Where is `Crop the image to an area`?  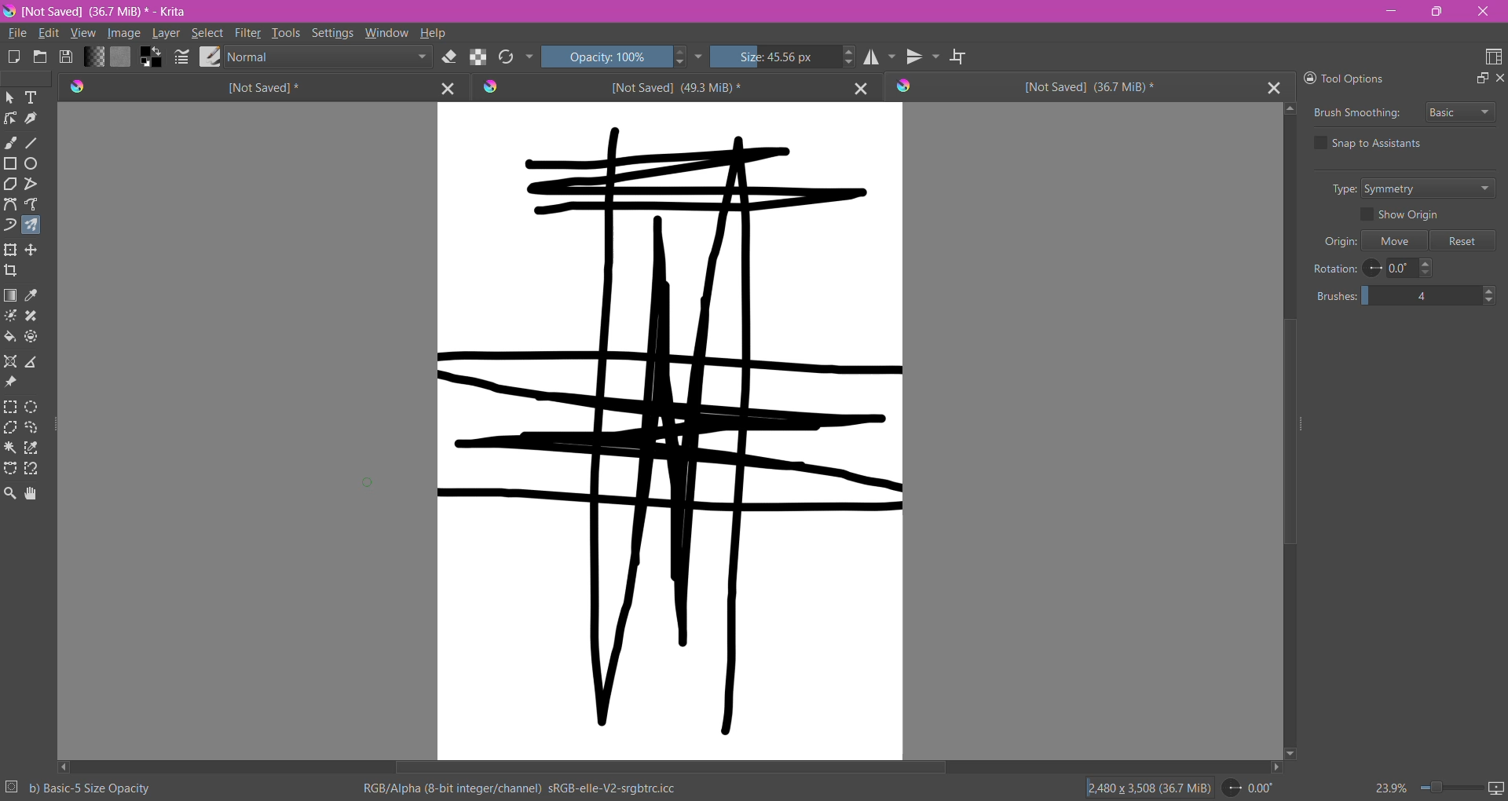 Crop the image to an area is located at coordinates (12, 271).